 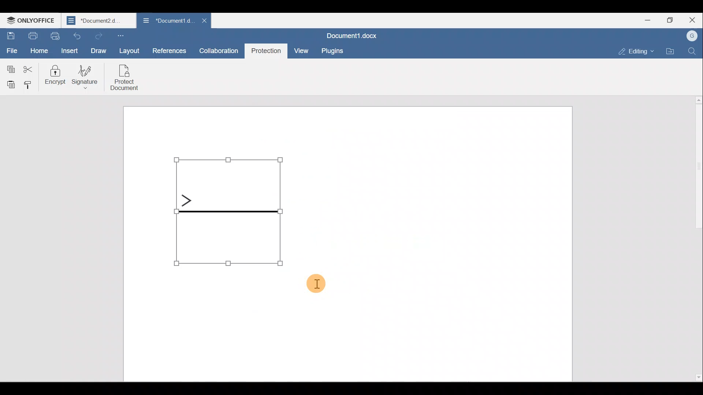 I want to click on Scroll bar, so click(x=695, y=239).